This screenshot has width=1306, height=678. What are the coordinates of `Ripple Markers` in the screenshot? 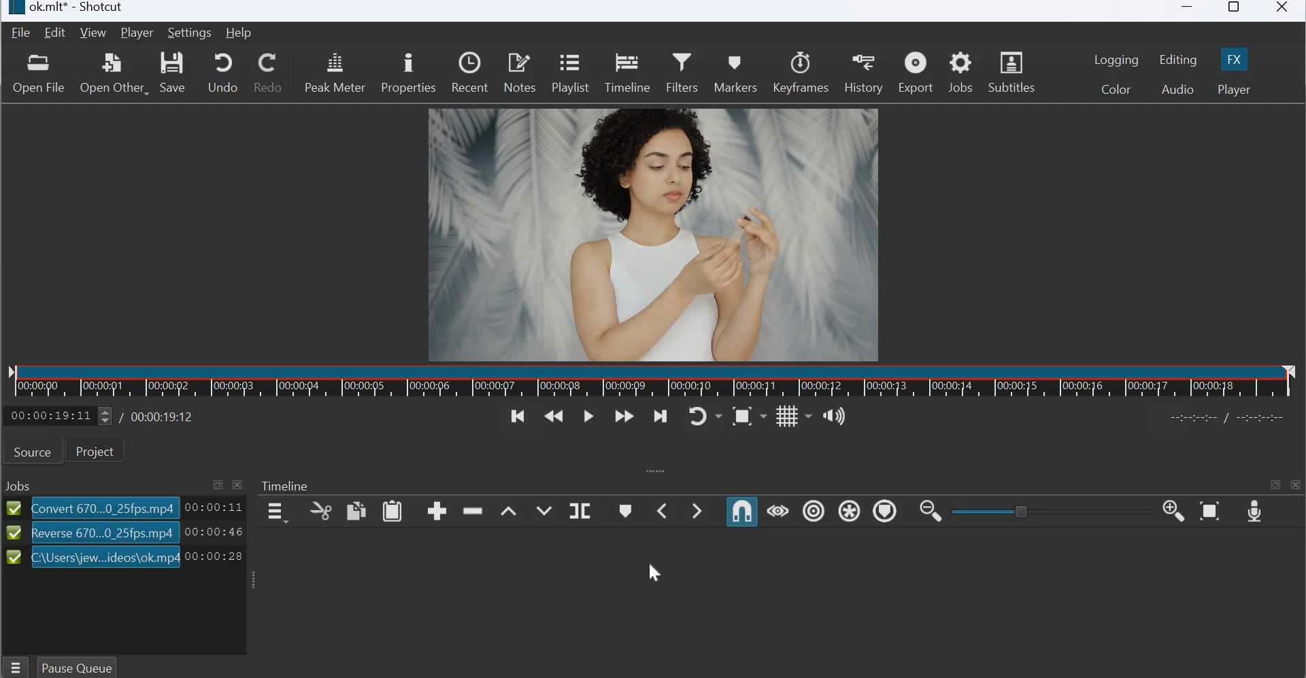 It's located at (886, 513).